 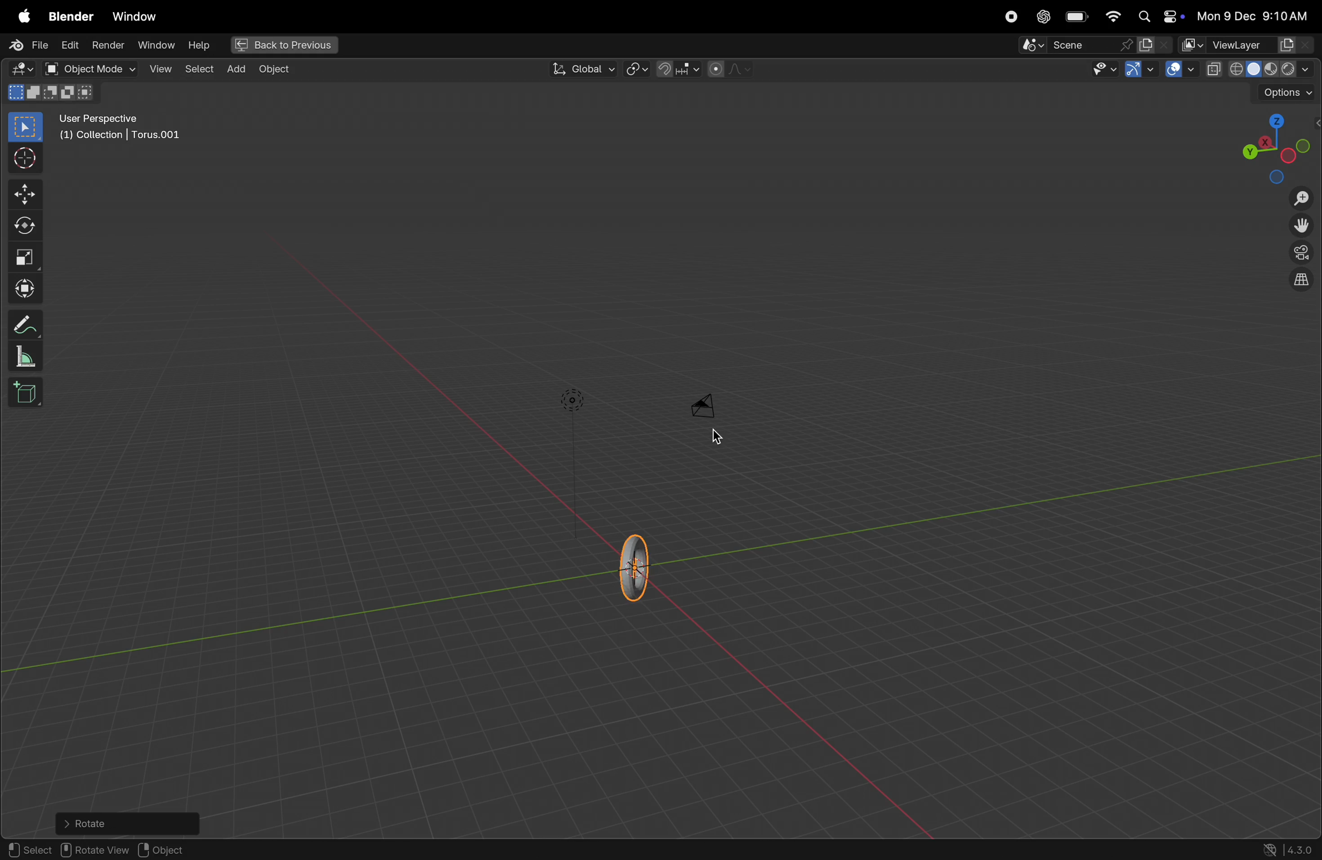 What do you see at coordinates (282, 46) in the screenshot?
I see `back to previous` at bounding box center [282, 46].